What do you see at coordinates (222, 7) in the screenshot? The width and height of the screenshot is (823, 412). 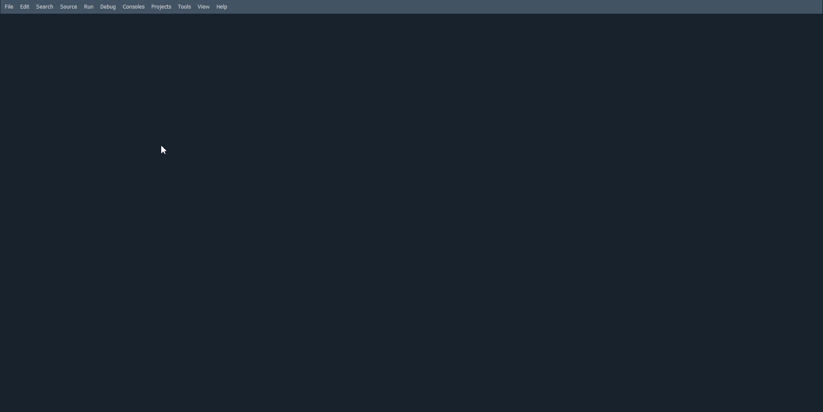 I see `Help` at bounding box center [222, 7].